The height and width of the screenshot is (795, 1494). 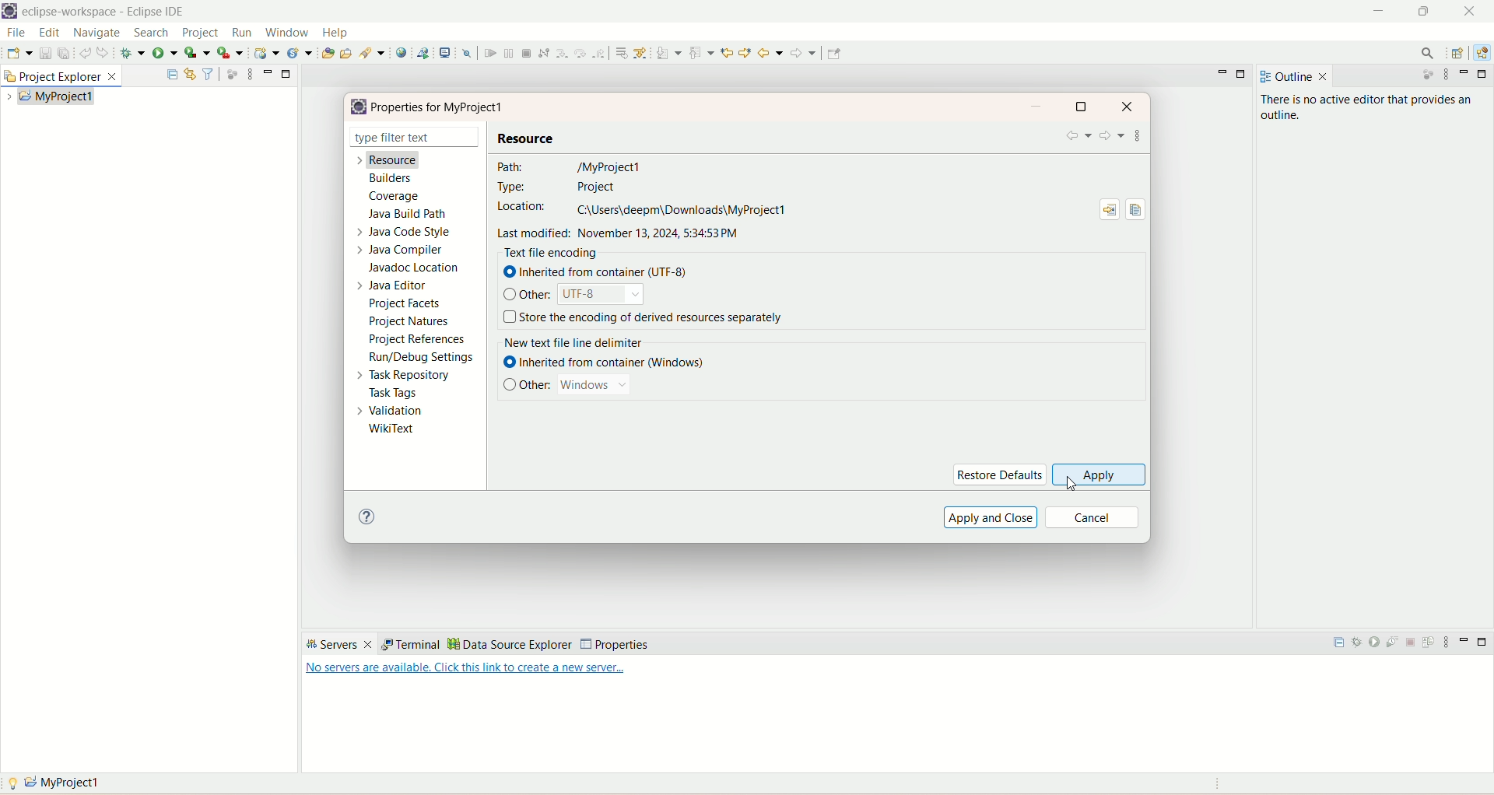 I want to click on focus on active task, so click(x=1426, y=74).